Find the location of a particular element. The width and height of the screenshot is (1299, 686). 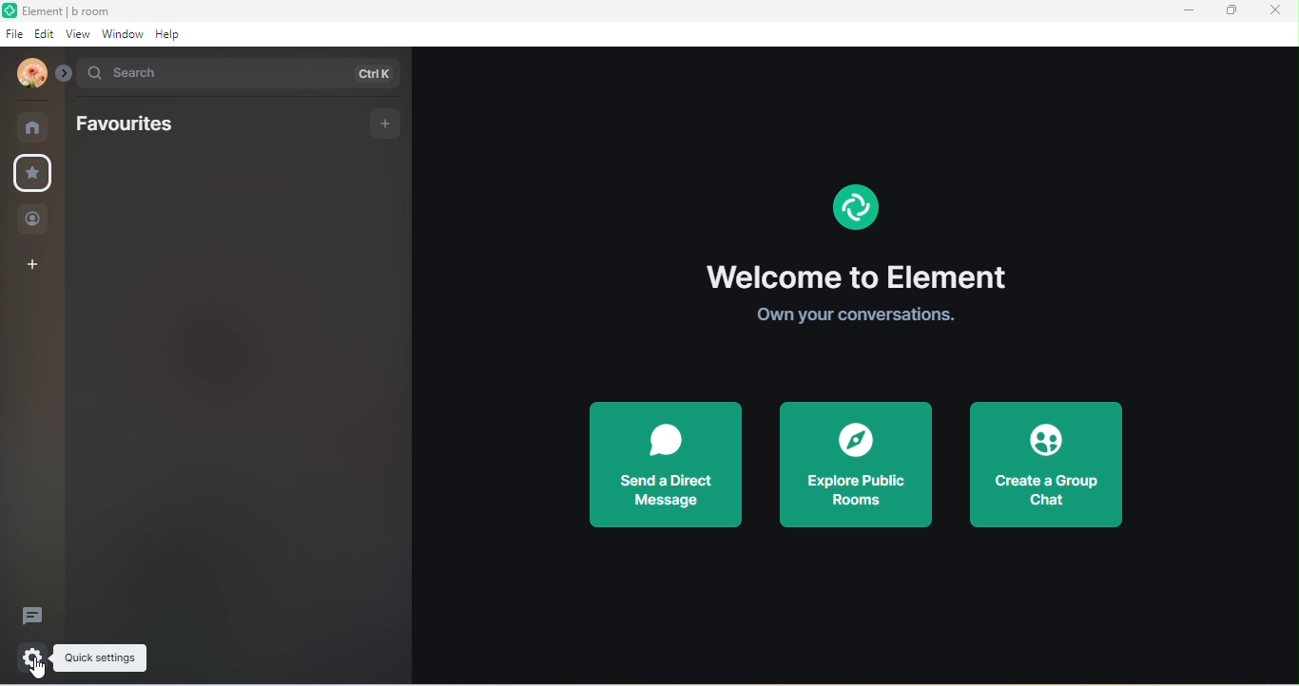

element logo is located at coordinates (856, 208).